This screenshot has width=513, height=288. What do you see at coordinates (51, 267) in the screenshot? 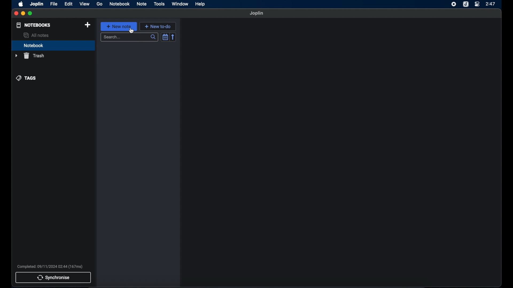
I see `Completed: 09/11/2024 02:44 (167ms)` at bounding box center [51, 267].